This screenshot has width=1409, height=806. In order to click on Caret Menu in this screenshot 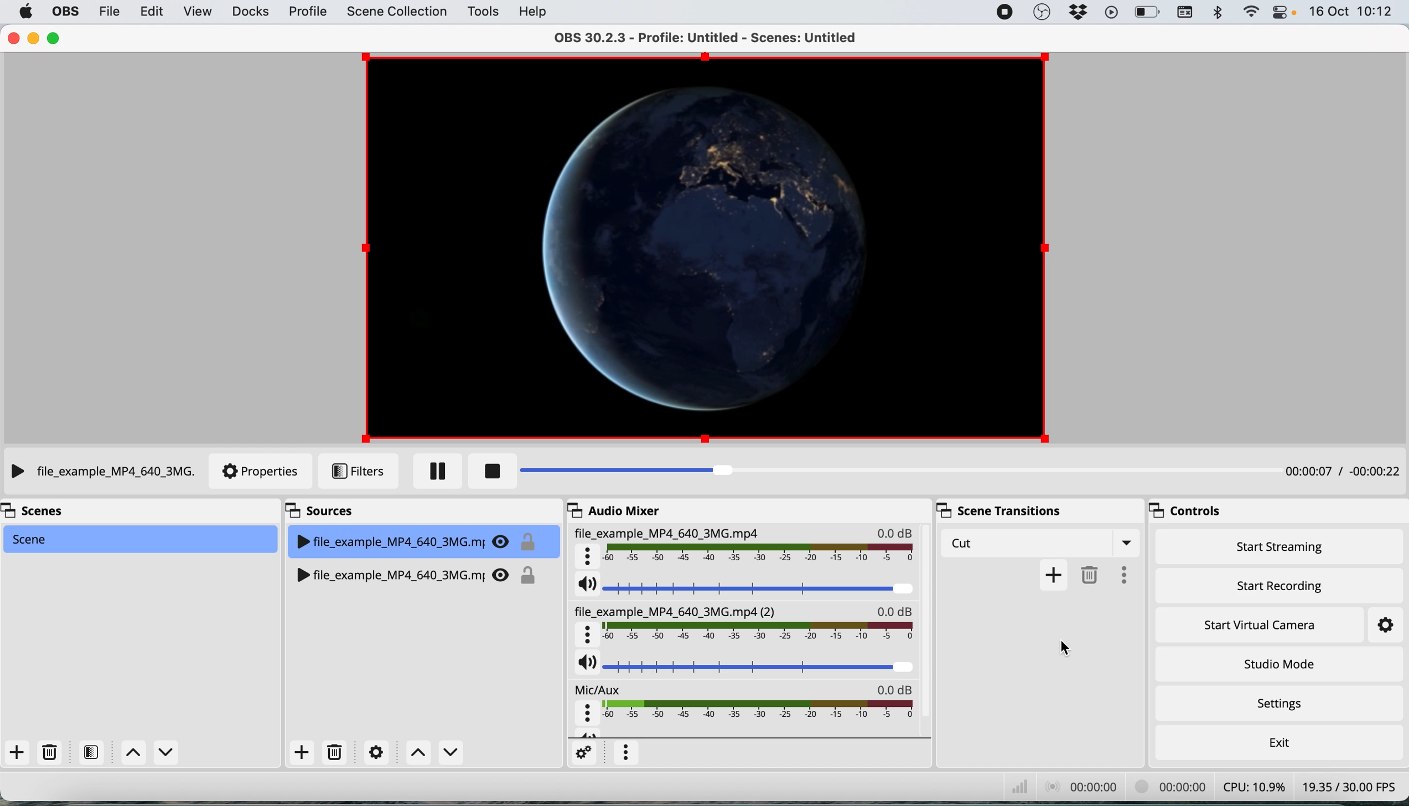, I will do `click(1123, 544)`.